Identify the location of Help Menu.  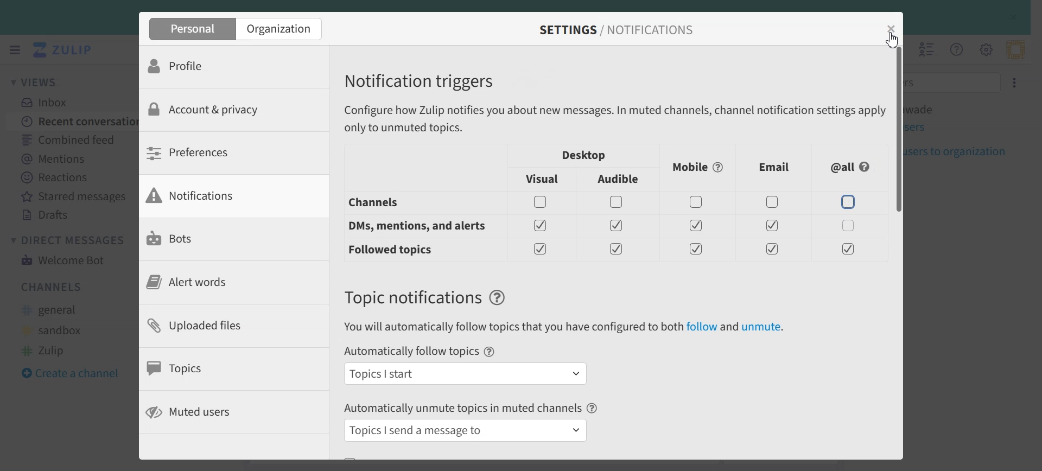
(955, 49).